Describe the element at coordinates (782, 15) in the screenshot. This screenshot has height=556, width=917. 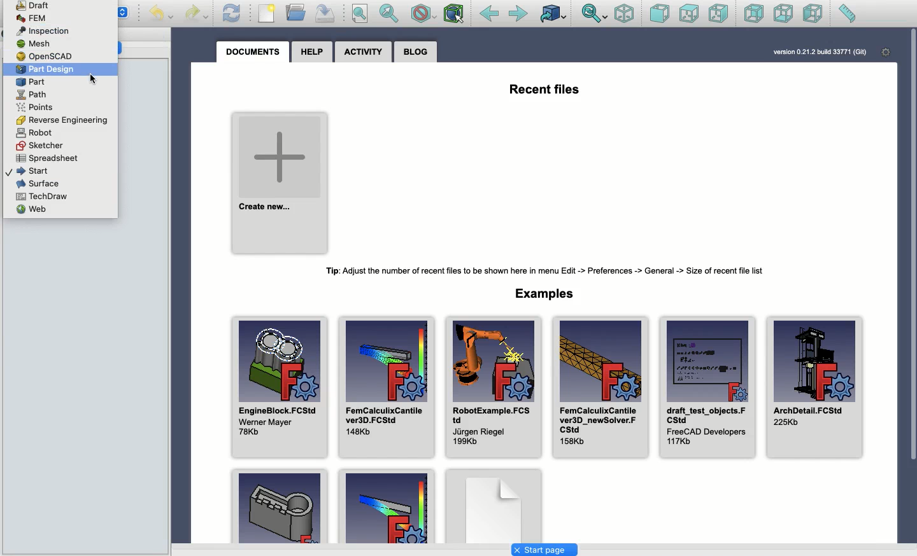
I see `Bottom` at that location.